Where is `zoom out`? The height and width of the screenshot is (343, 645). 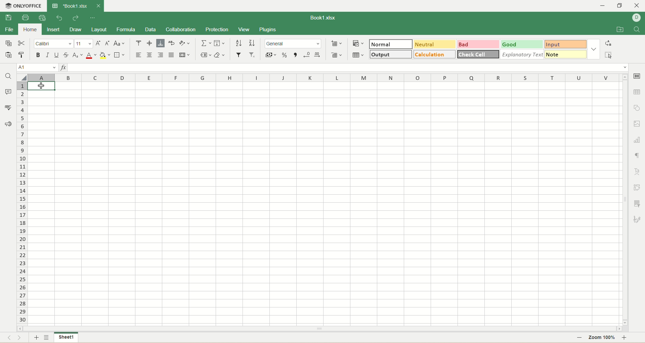
zoom out is located at coordinates (579, 338).